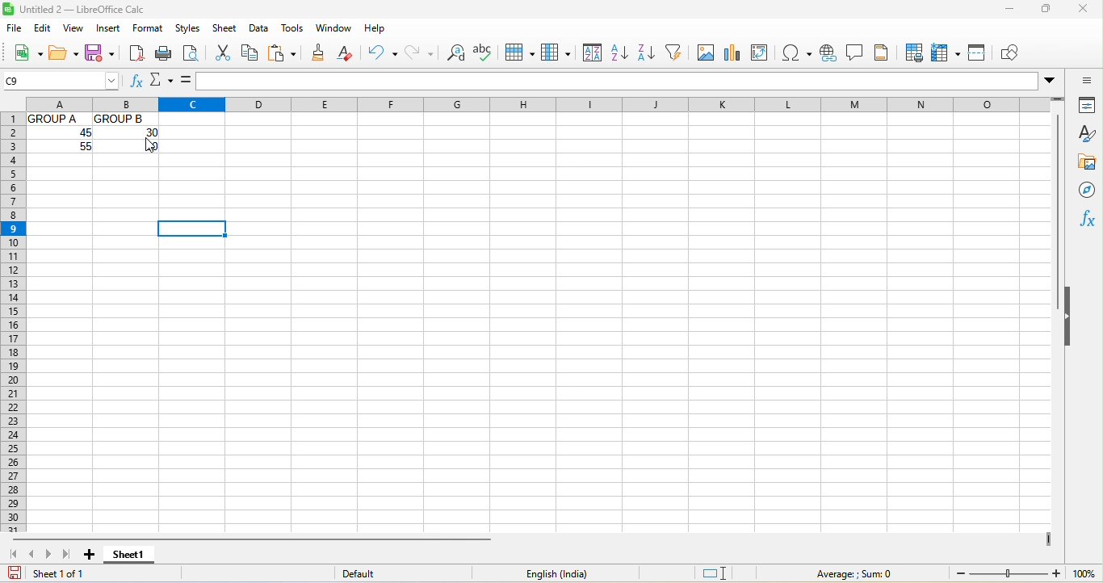 This screenshot has height=583, width=1103. What do you see at coordinates (556, 52) in the screenshot?
I see `column` at bounding box center [556, 52].